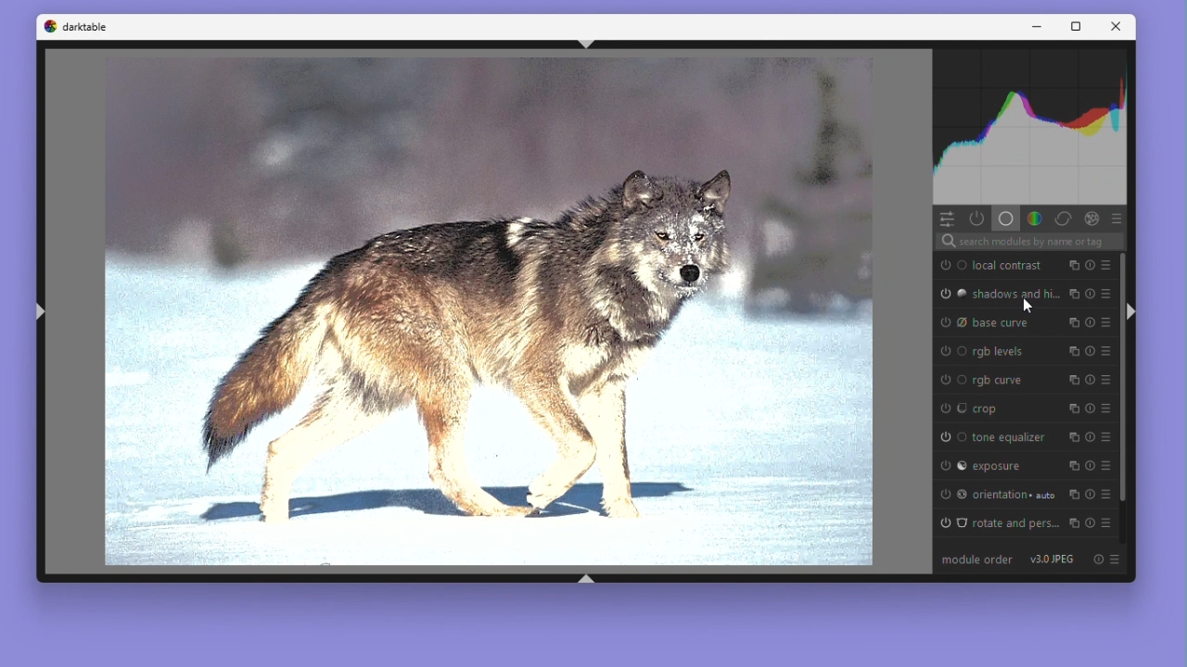  What do you see at coordinates (1115, 28) in the screenshot?
I see `Close` at bounding box center [1115, 28].